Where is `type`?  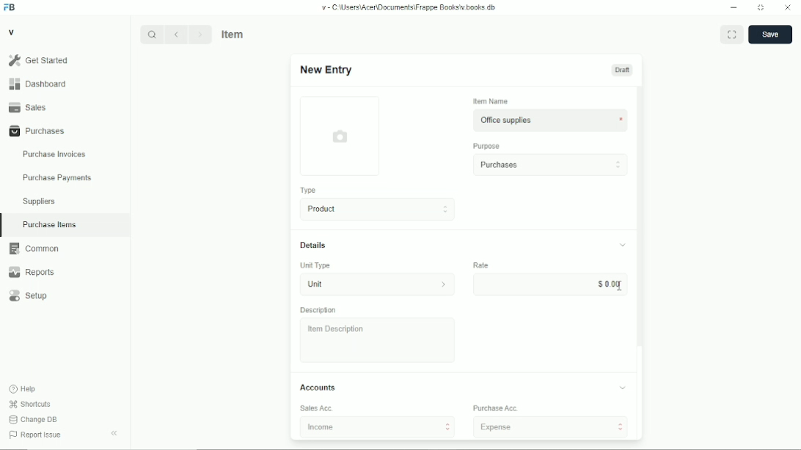 type is located at coordinates (310, 191).